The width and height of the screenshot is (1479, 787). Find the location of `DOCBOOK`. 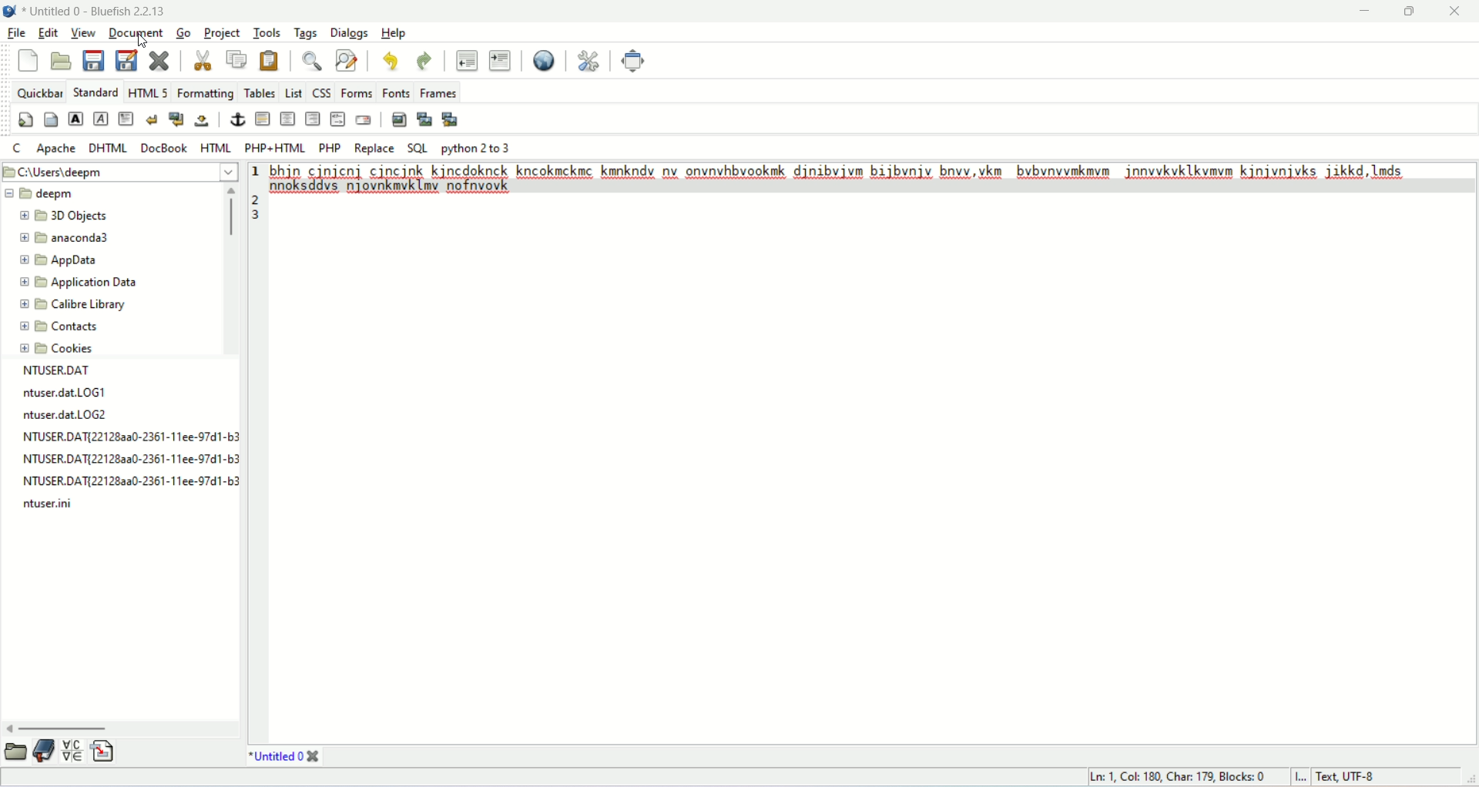

DOCBOOK is located at coordinates (166, 148).